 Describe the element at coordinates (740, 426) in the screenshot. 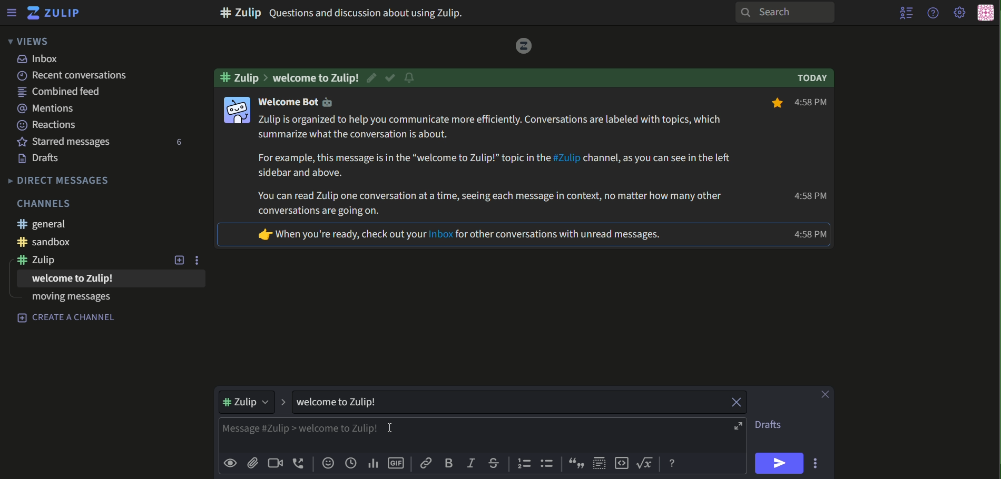

I see `fullscreen` at that location.